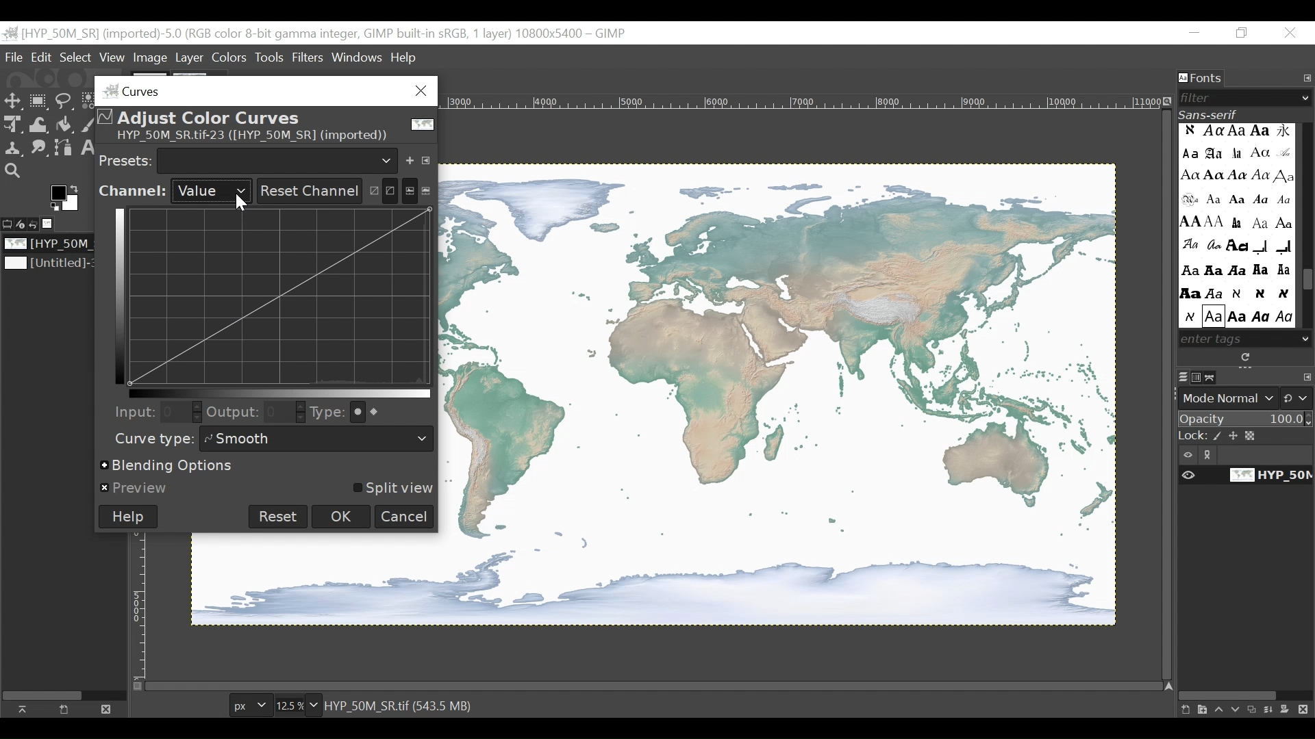 This screenshot has width=1315, height=739. I want to click on Smudge Tool, so click(38, 149).